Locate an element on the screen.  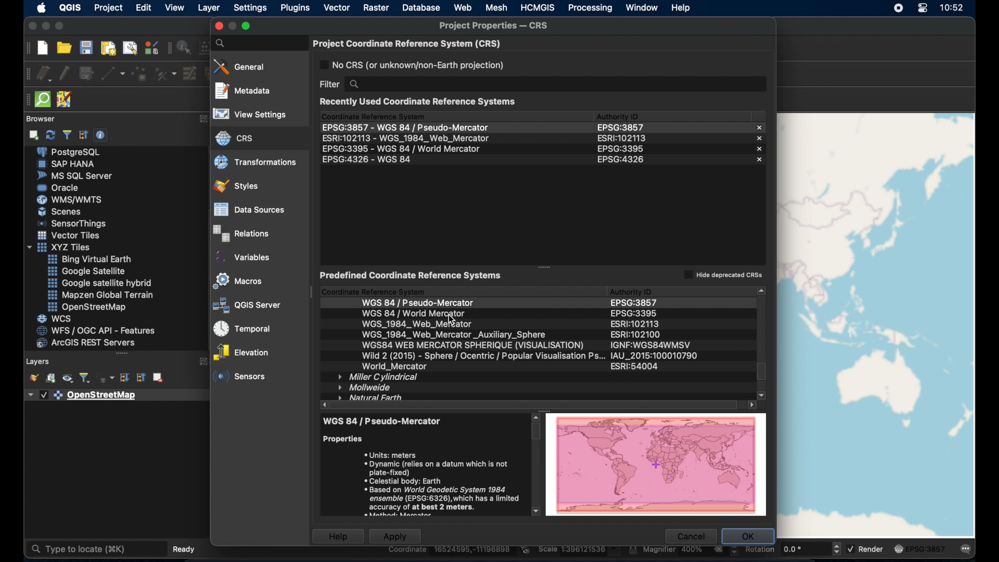
toggle editing is located at coordinates (67, 74).